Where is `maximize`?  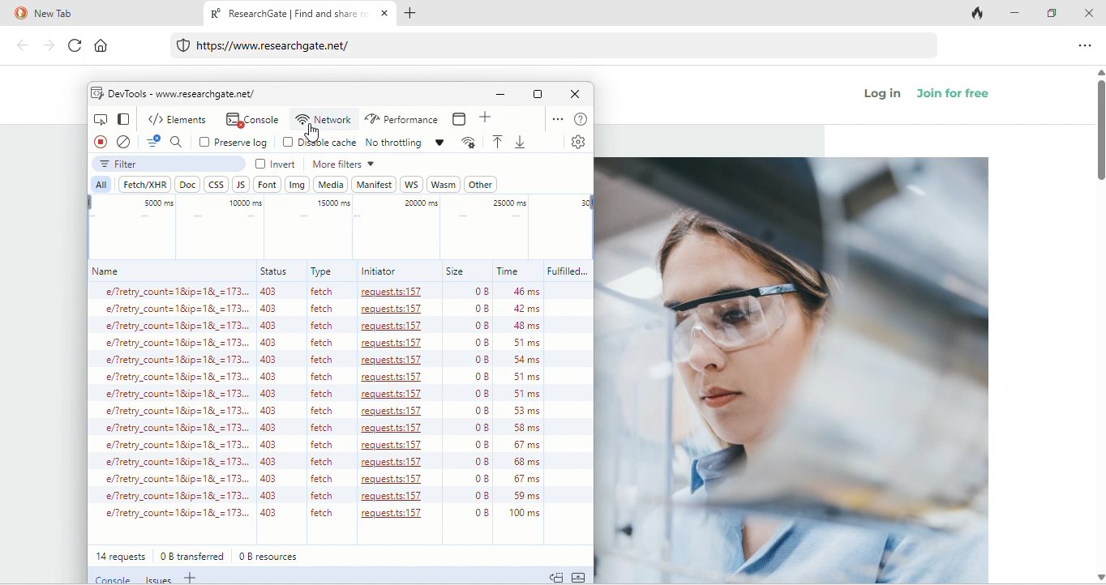 maximize is located at coordinates (538, 94).